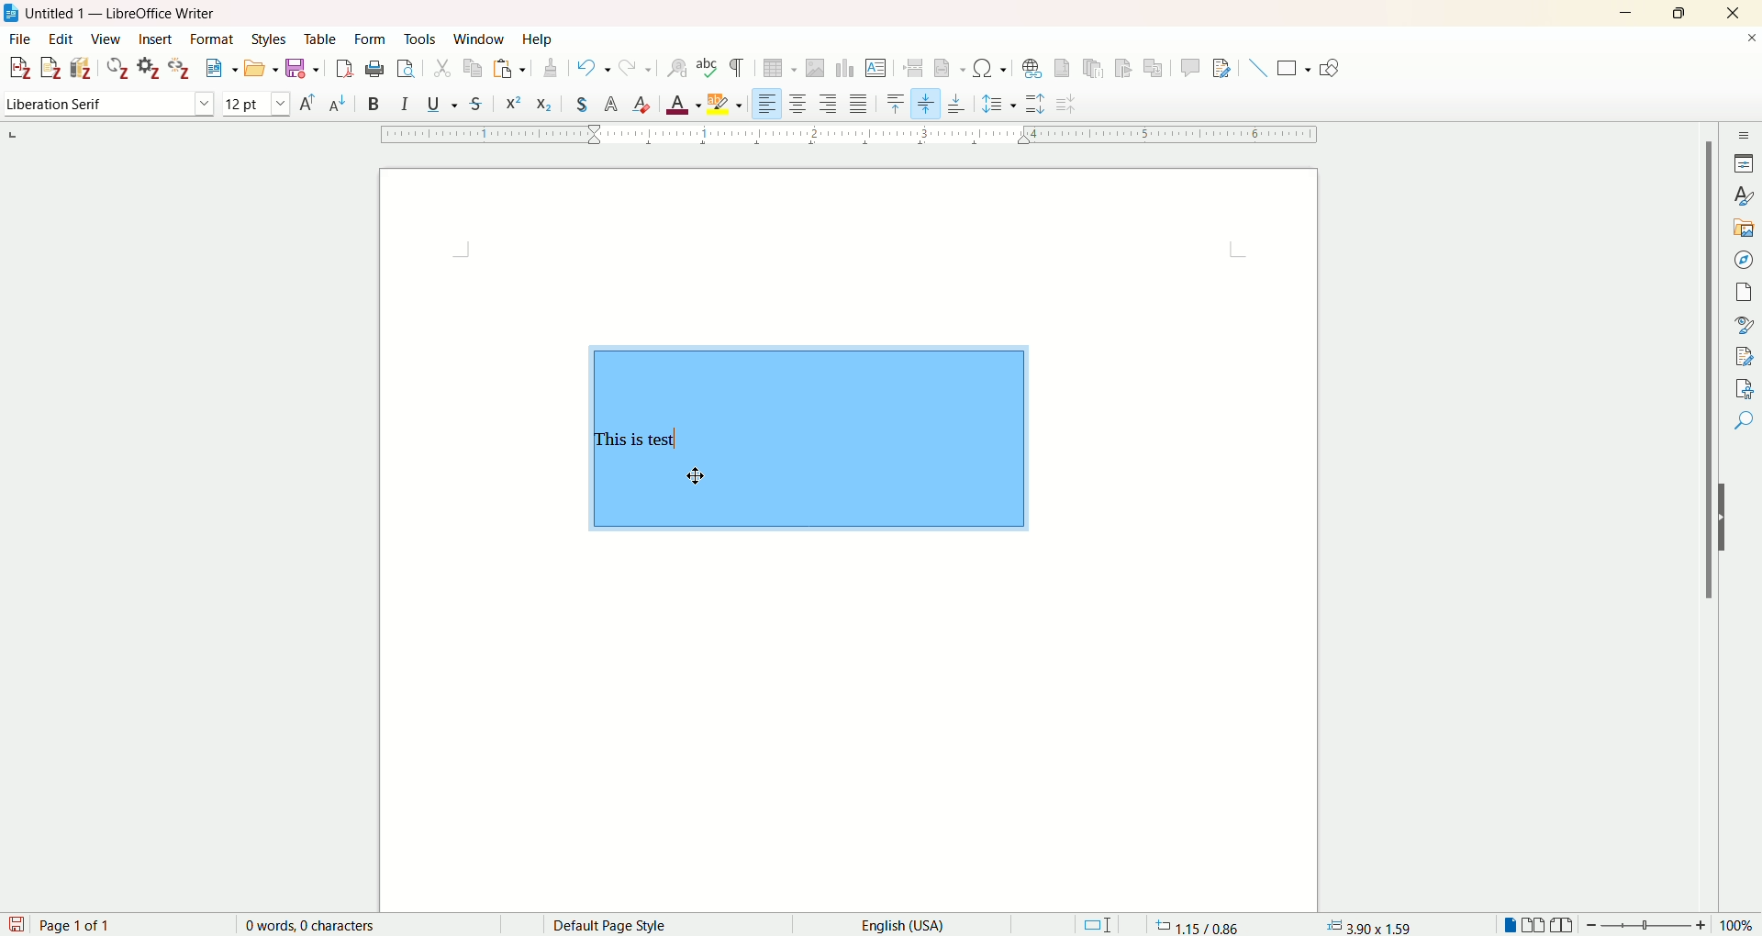 The width and height of the screenshot is (1762, 936). What do you see at coordinates (406, 69) in the screenshot?
I see `toggle print preview` at bounding box center [406, 69].